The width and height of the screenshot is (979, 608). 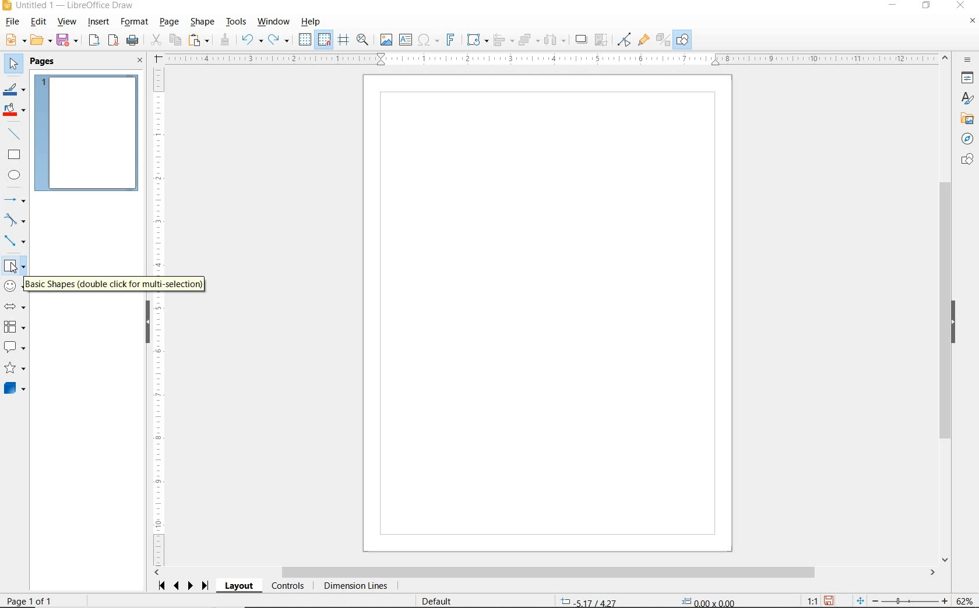 What do you see at coordinates (346, 41) in the screenshot?
I see `HELPLINES WHILE MOVING` at bounding box center [346, 41].